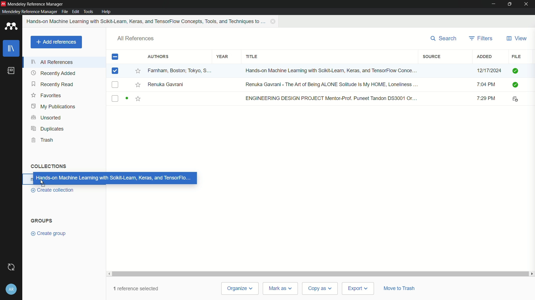  What do you see at coordinates (274, 21) in the screenshot?
I see `close book` at bounding box center [274, 21].